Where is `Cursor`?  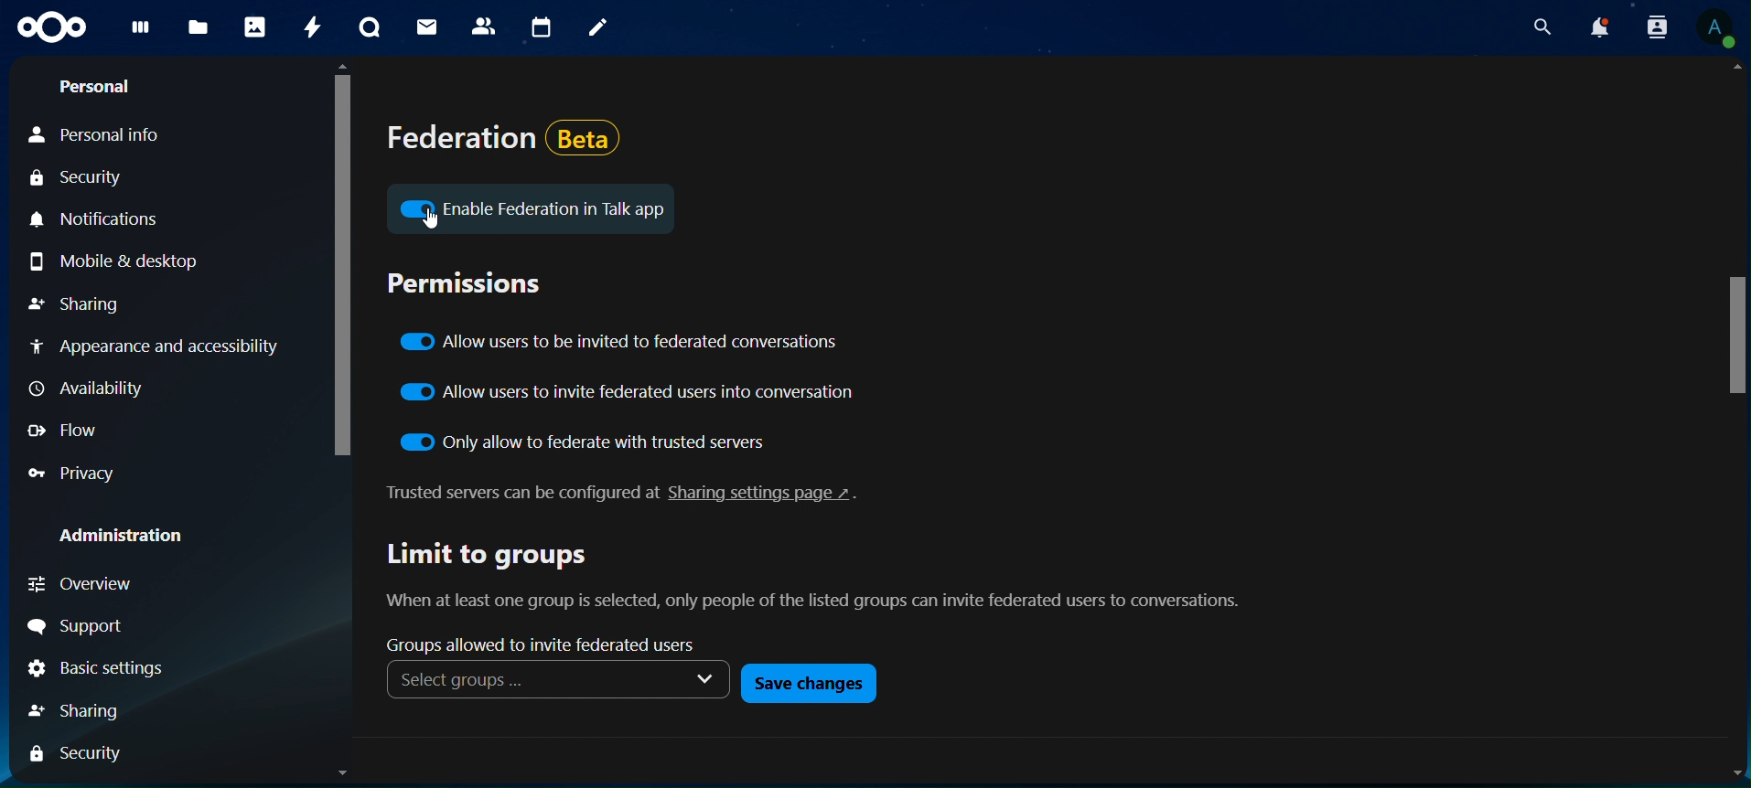
Cursor is located at coordinates (431, 222).